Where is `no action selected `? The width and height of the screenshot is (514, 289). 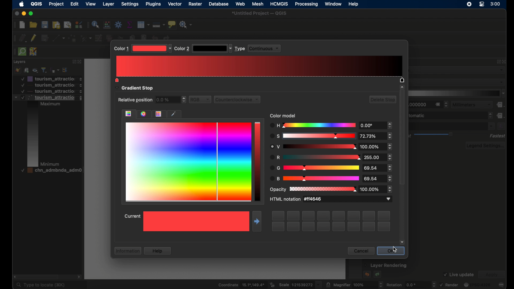
no action selected  is located at coordinates (186, 25).